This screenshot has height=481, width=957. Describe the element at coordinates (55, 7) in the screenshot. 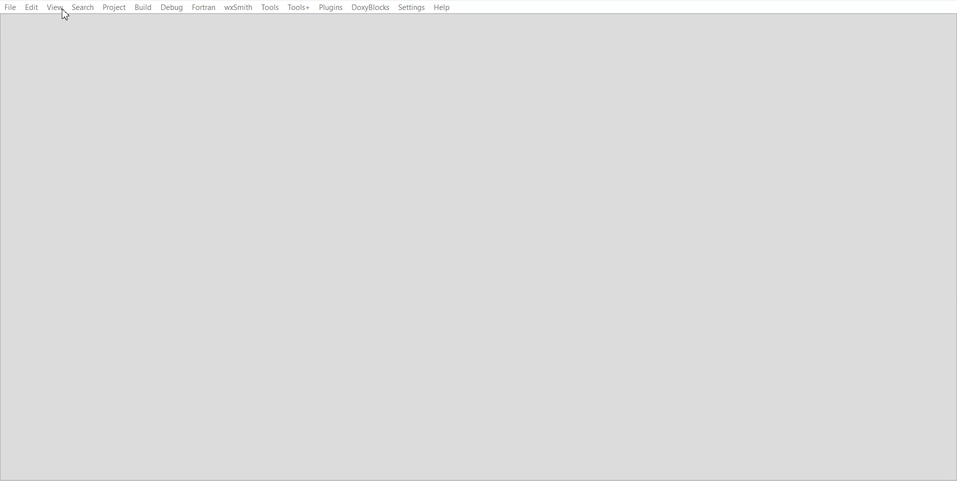

I see `View` at that location.